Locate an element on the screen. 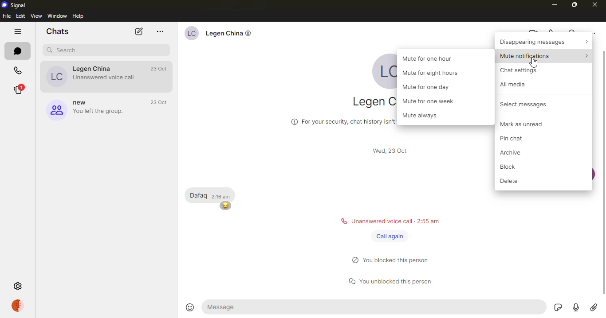 The width and height of the screenshot is (606, 318). signal is located at coordinates (17, 4).